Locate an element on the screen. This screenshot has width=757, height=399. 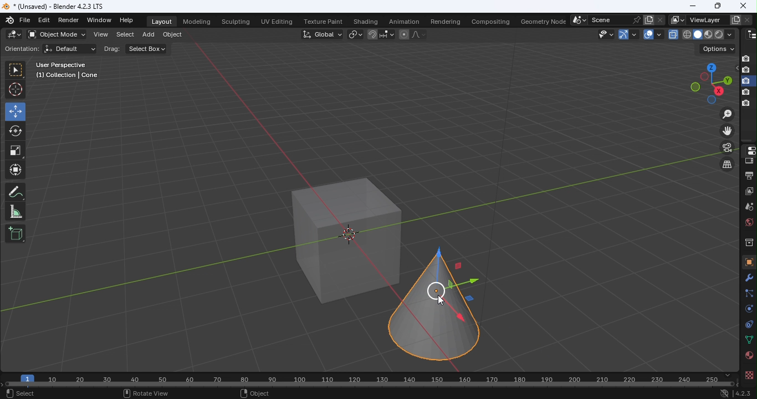
Help is located at coordinates (128, 20).